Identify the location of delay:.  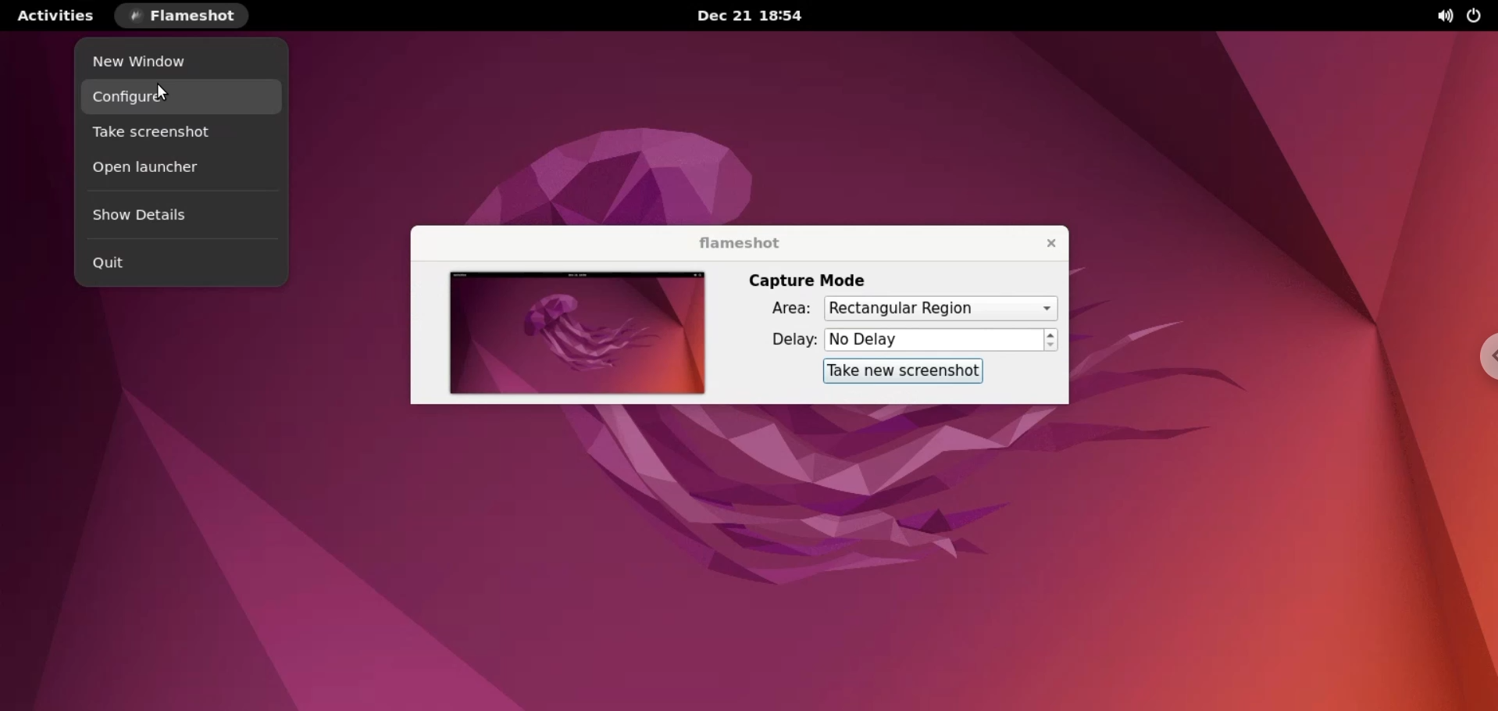
(781, 343).